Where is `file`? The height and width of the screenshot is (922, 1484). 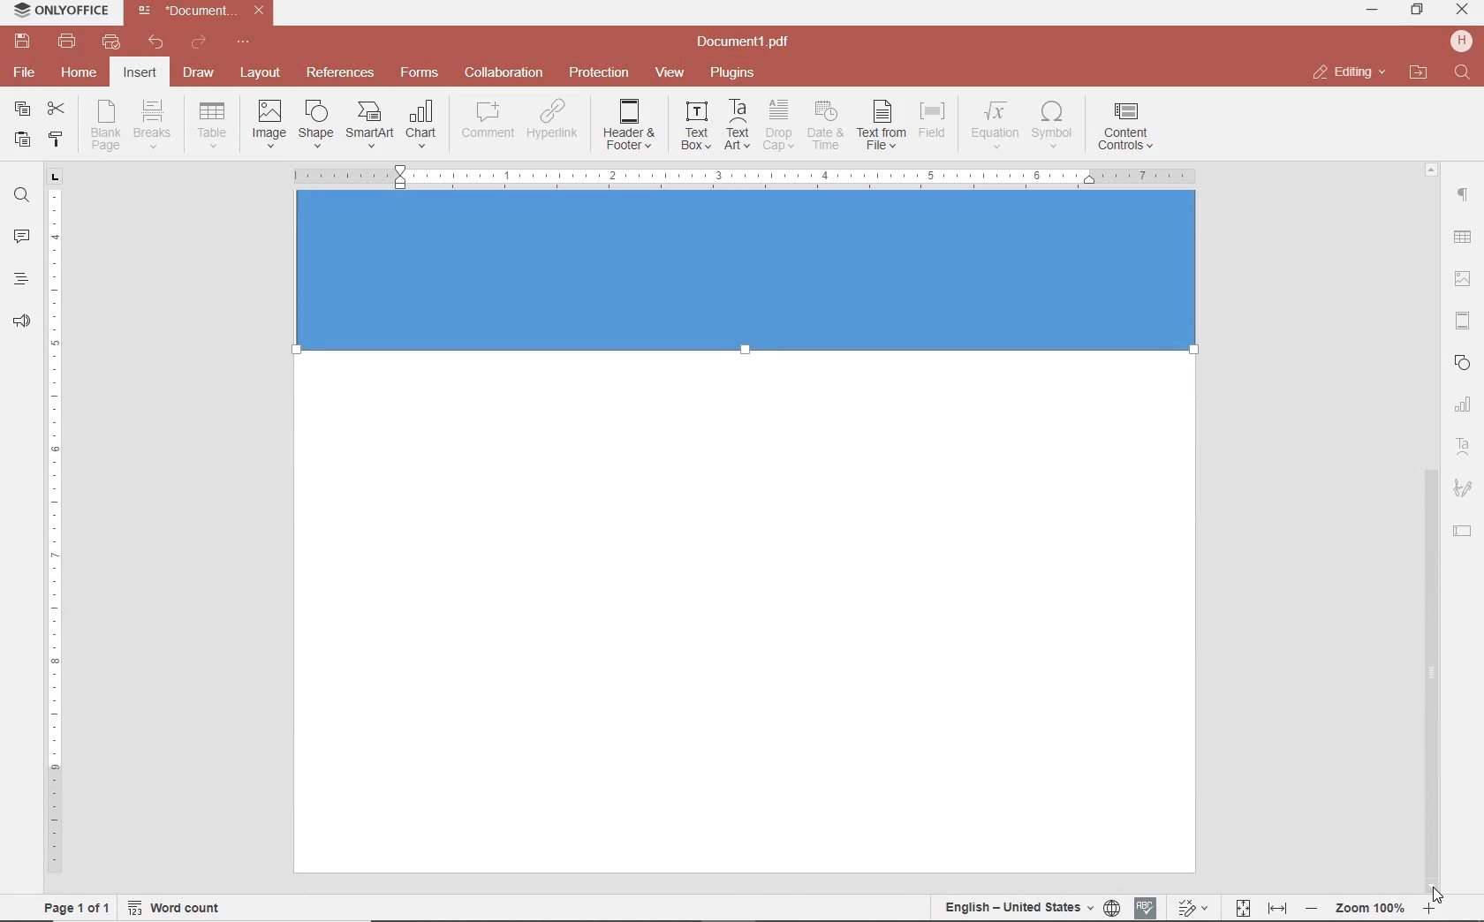
file is located at coordinates (26, 72).